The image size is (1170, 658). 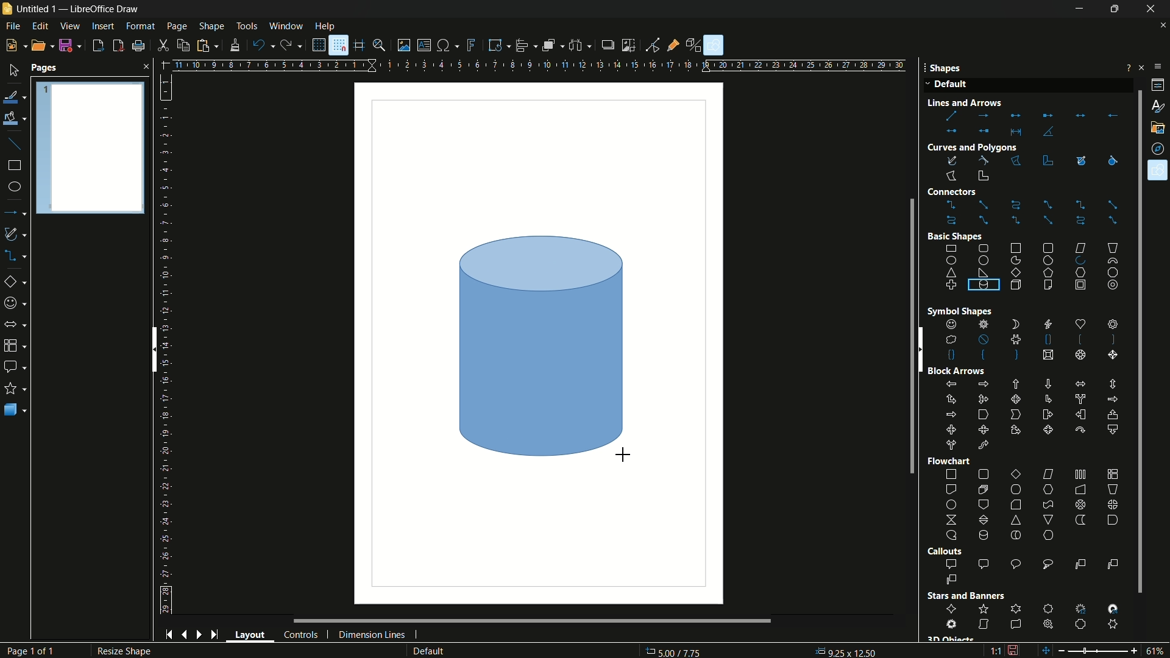 I want to click on width measure scale, so click(x=659, y=66).